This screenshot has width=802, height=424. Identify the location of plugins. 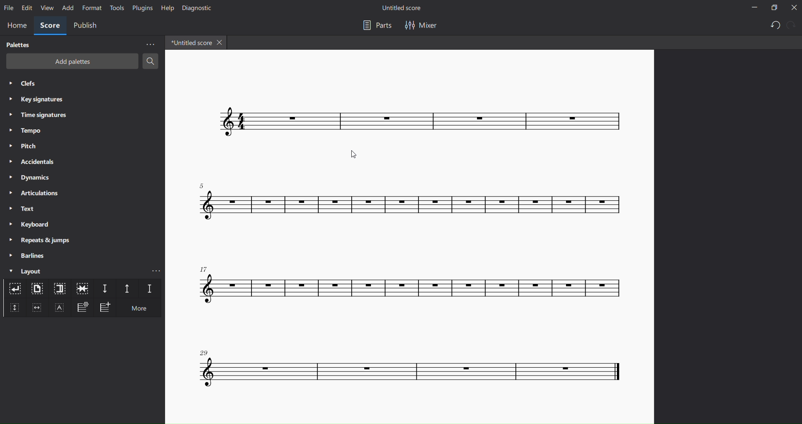
(141, 9).